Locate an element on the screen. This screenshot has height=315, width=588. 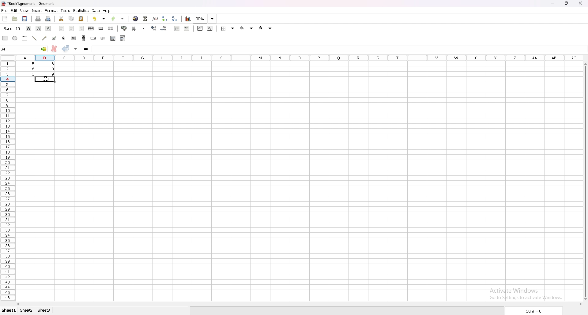
sheet is located at coordinates (43, 310).